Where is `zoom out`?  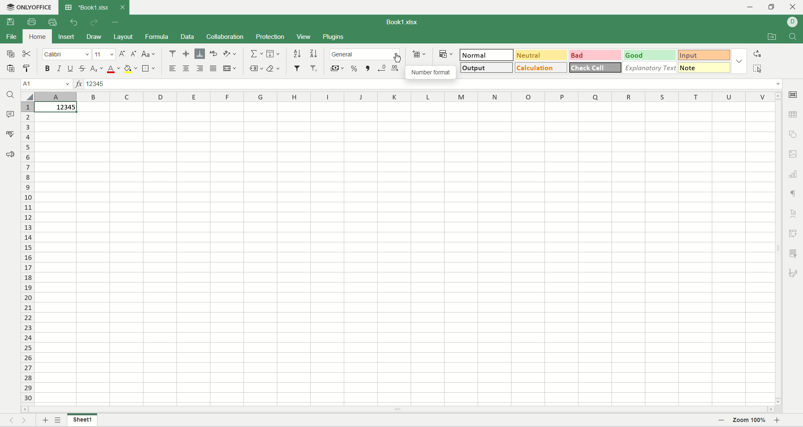 zoom out is located at coordinates (722, 421).